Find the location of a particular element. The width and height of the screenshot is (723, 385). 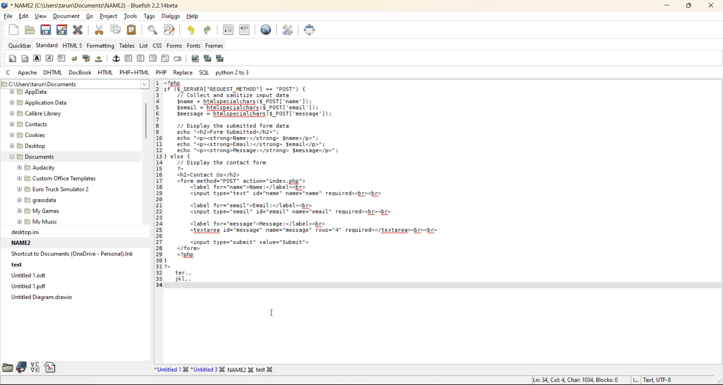

frames is located at coordinates (215, 46).